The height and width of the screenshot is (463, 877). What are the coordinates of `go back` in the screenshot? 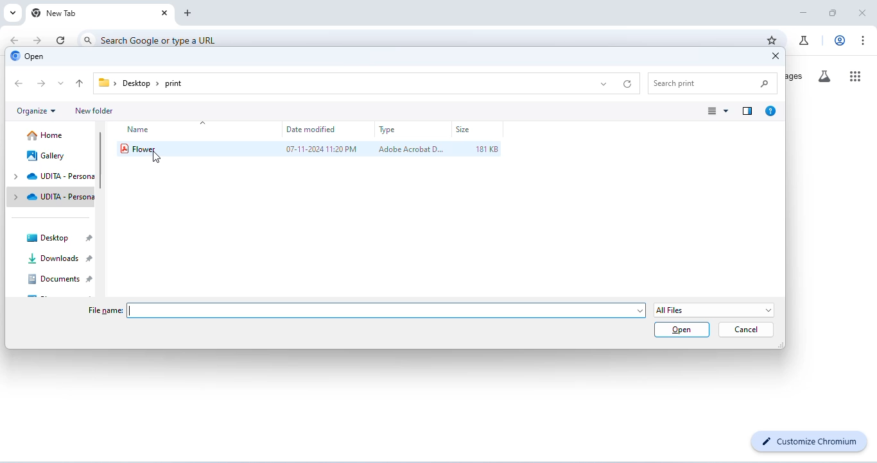 It's located at (15, 40).